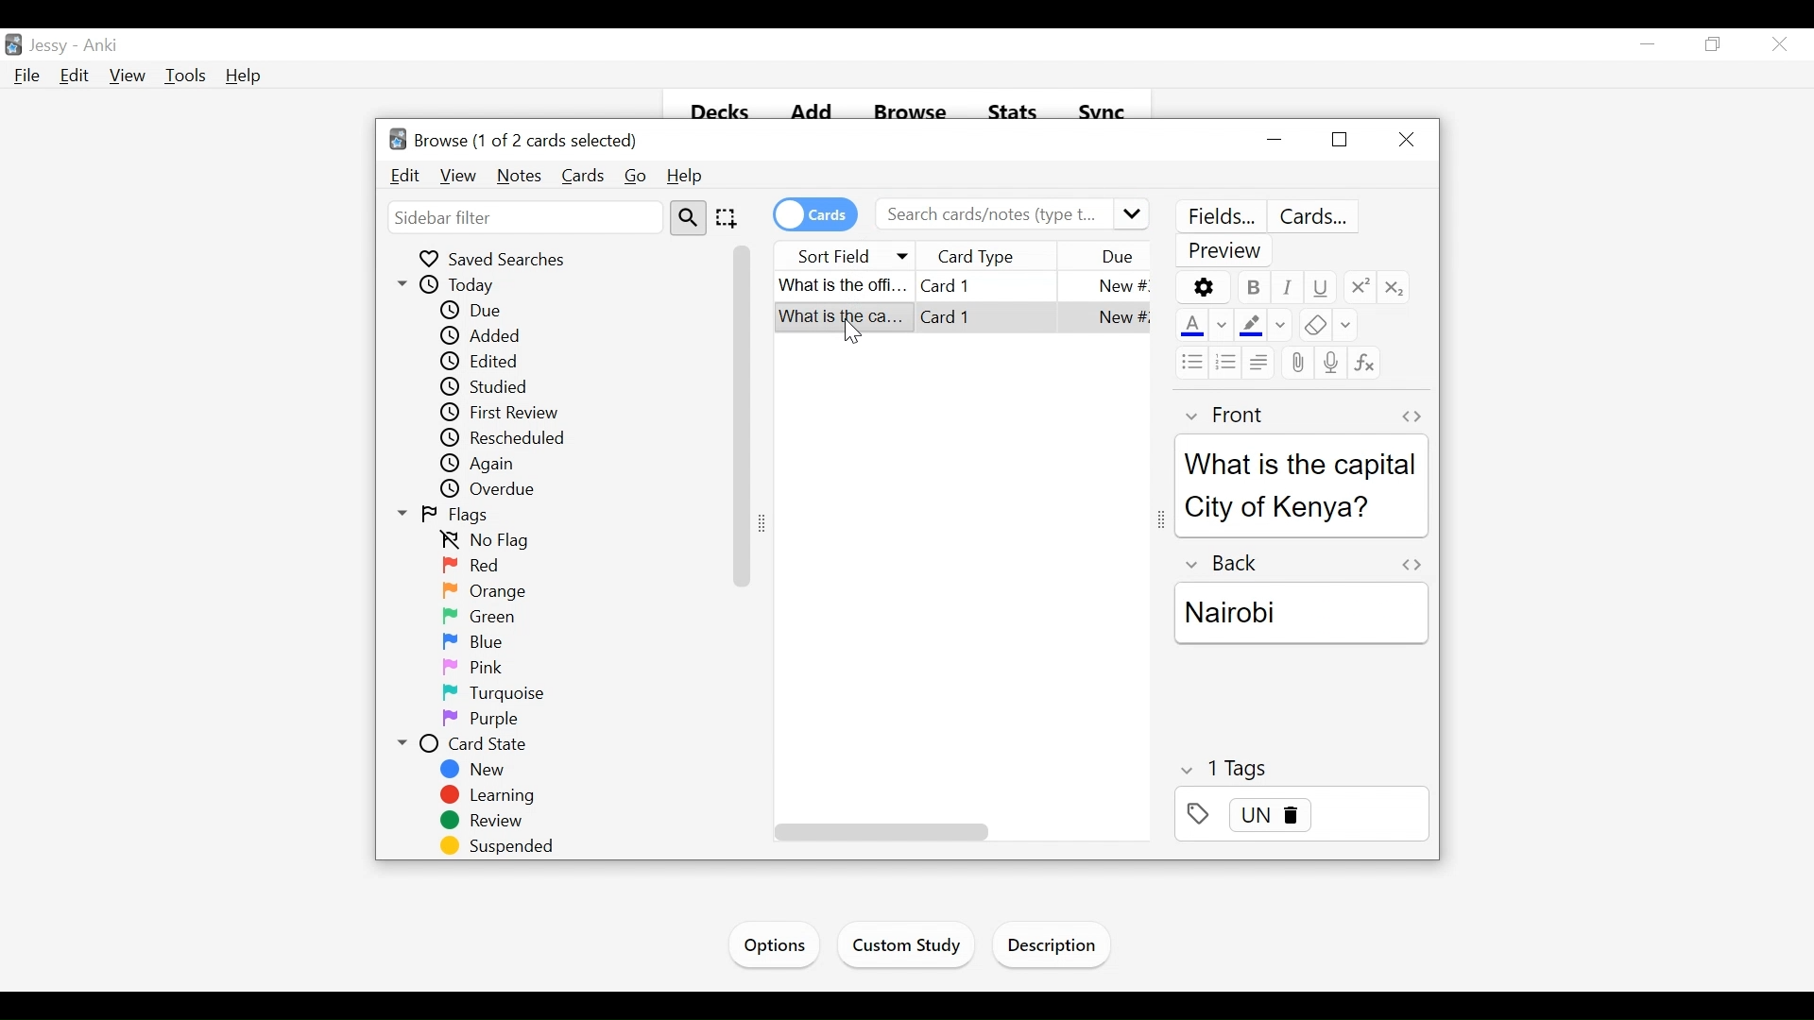  Describe the element at coordinates (492, 542) in the screenshot. I see `No Flags` at that location.